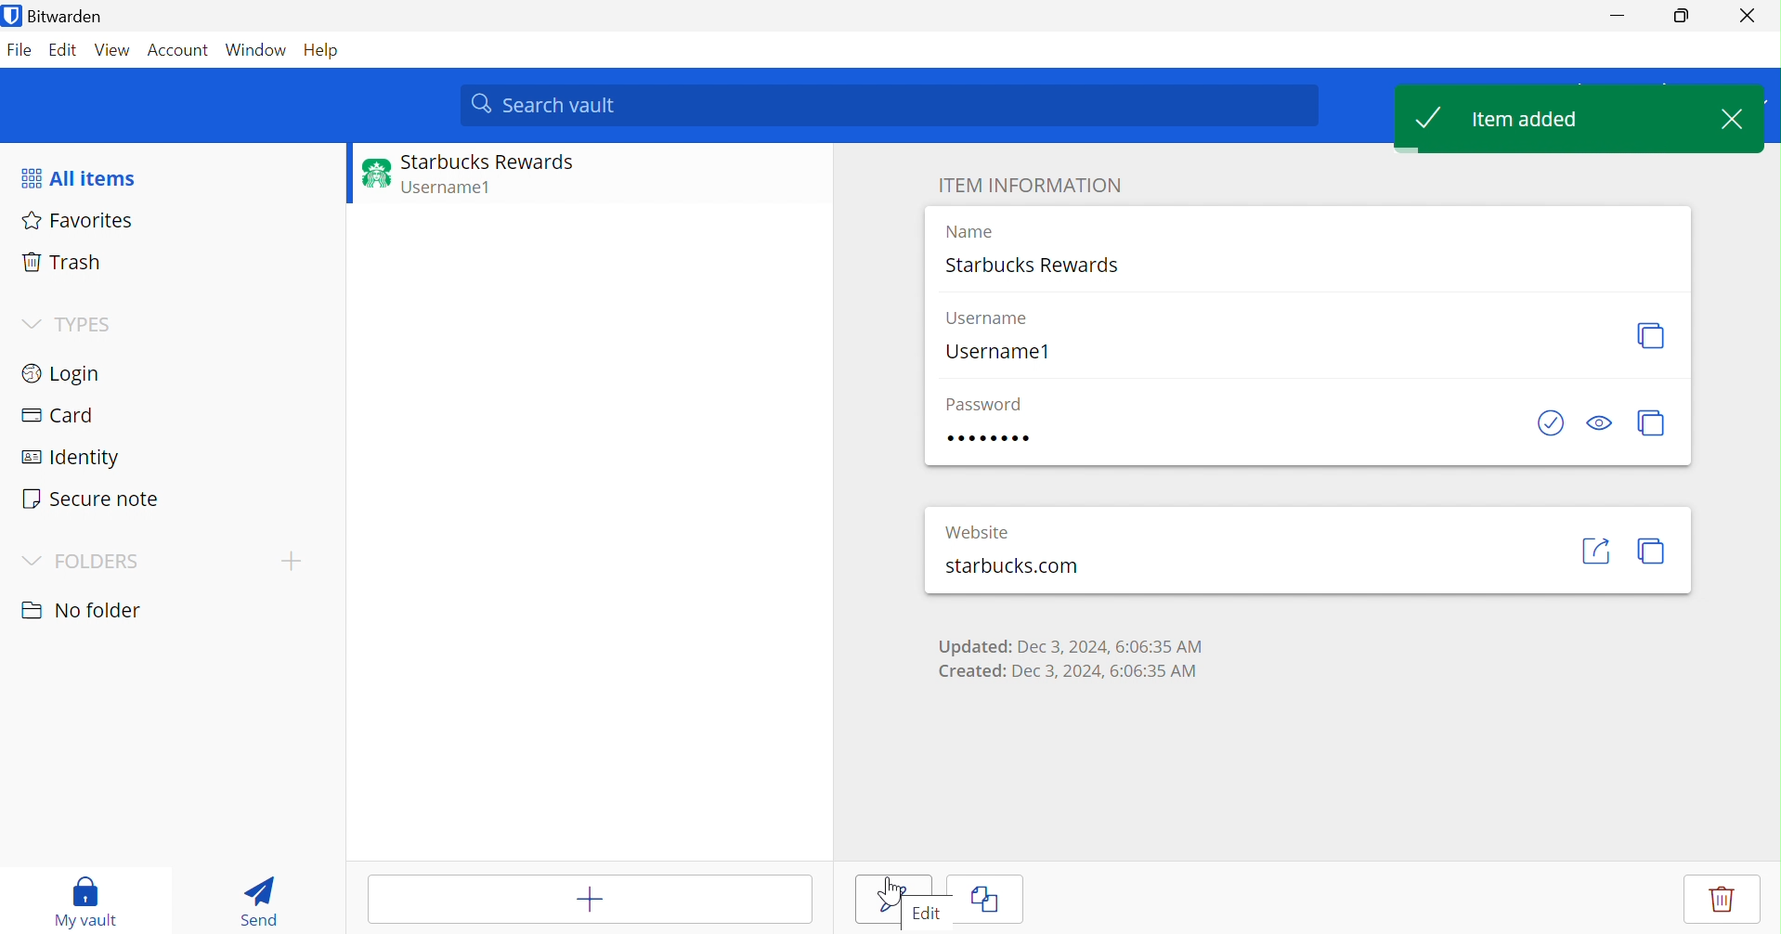 The height and width of the screenshot is (934, 1781). I want to click on Password, so click(984, 439).